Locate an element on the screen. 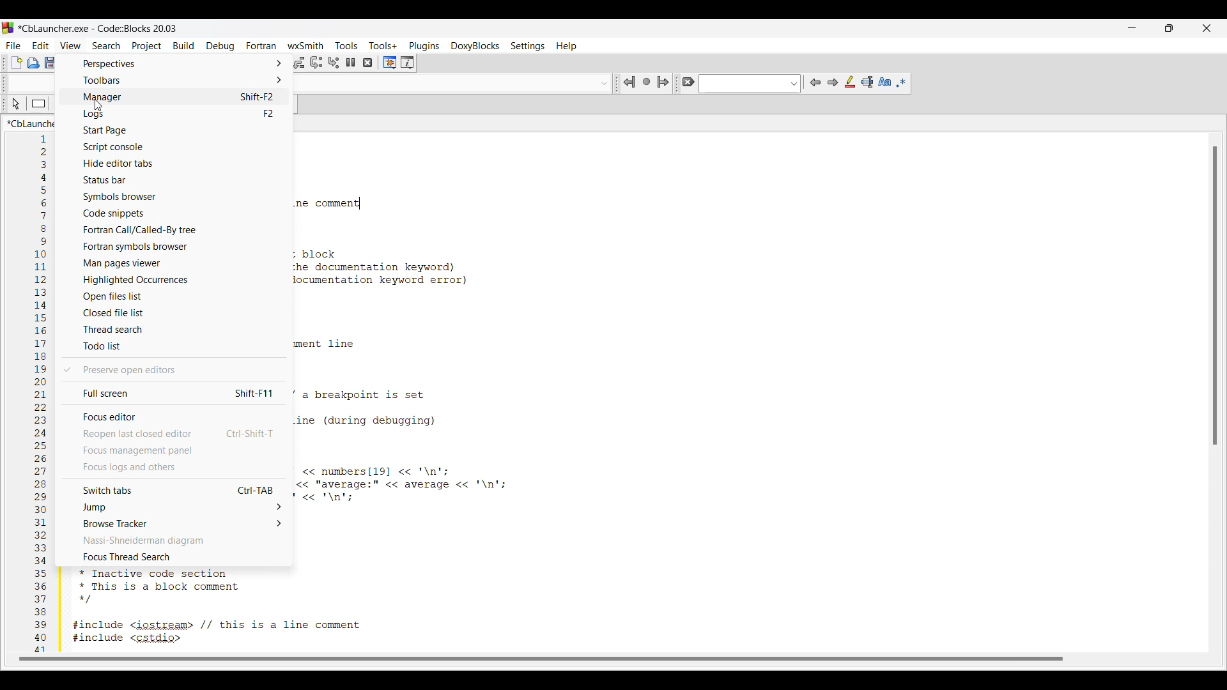 This screenshot has height=690, width=1227. Hide editor tabs is located at coordinates (176, 163).